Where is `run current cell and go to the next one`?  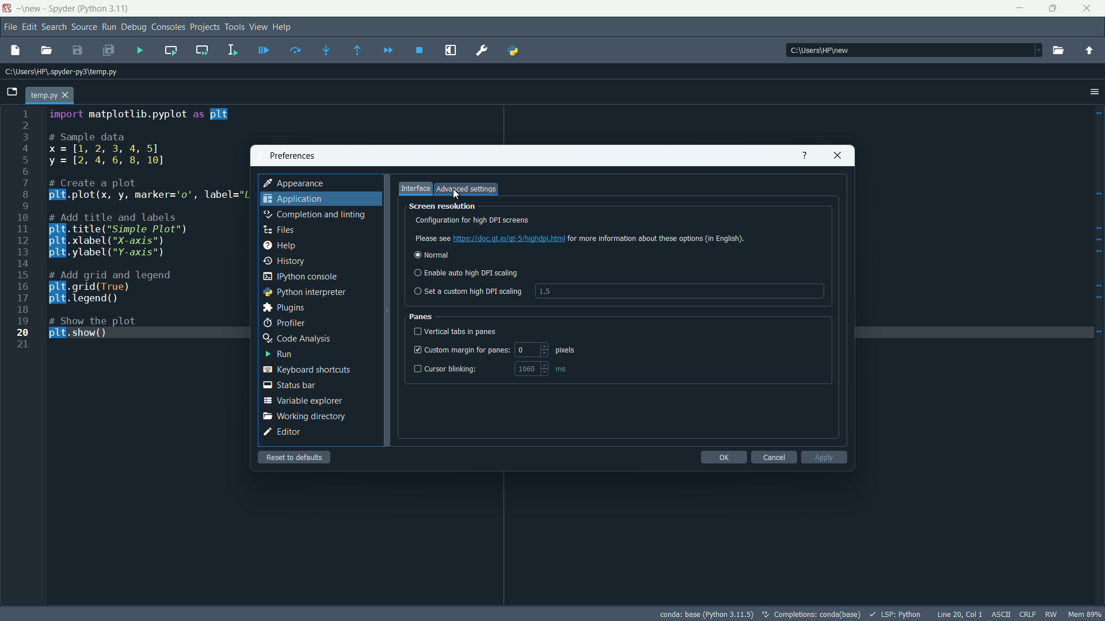 run current cell and go to the next one is located at coordinates (203, 49).